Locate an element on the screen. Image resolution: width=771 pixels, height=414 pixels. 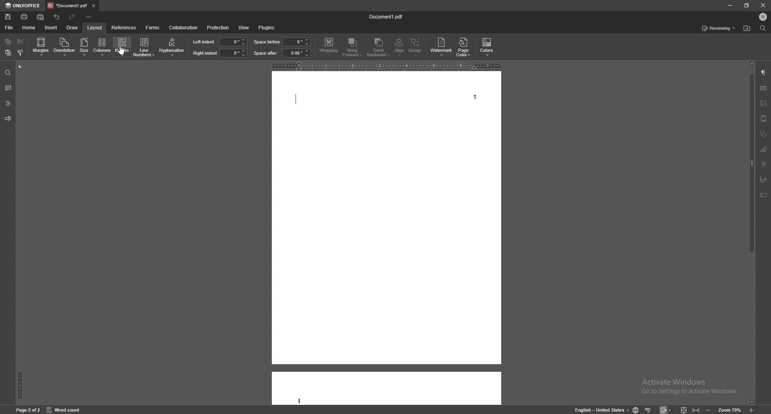
headings is located at coordinates (8, 103).